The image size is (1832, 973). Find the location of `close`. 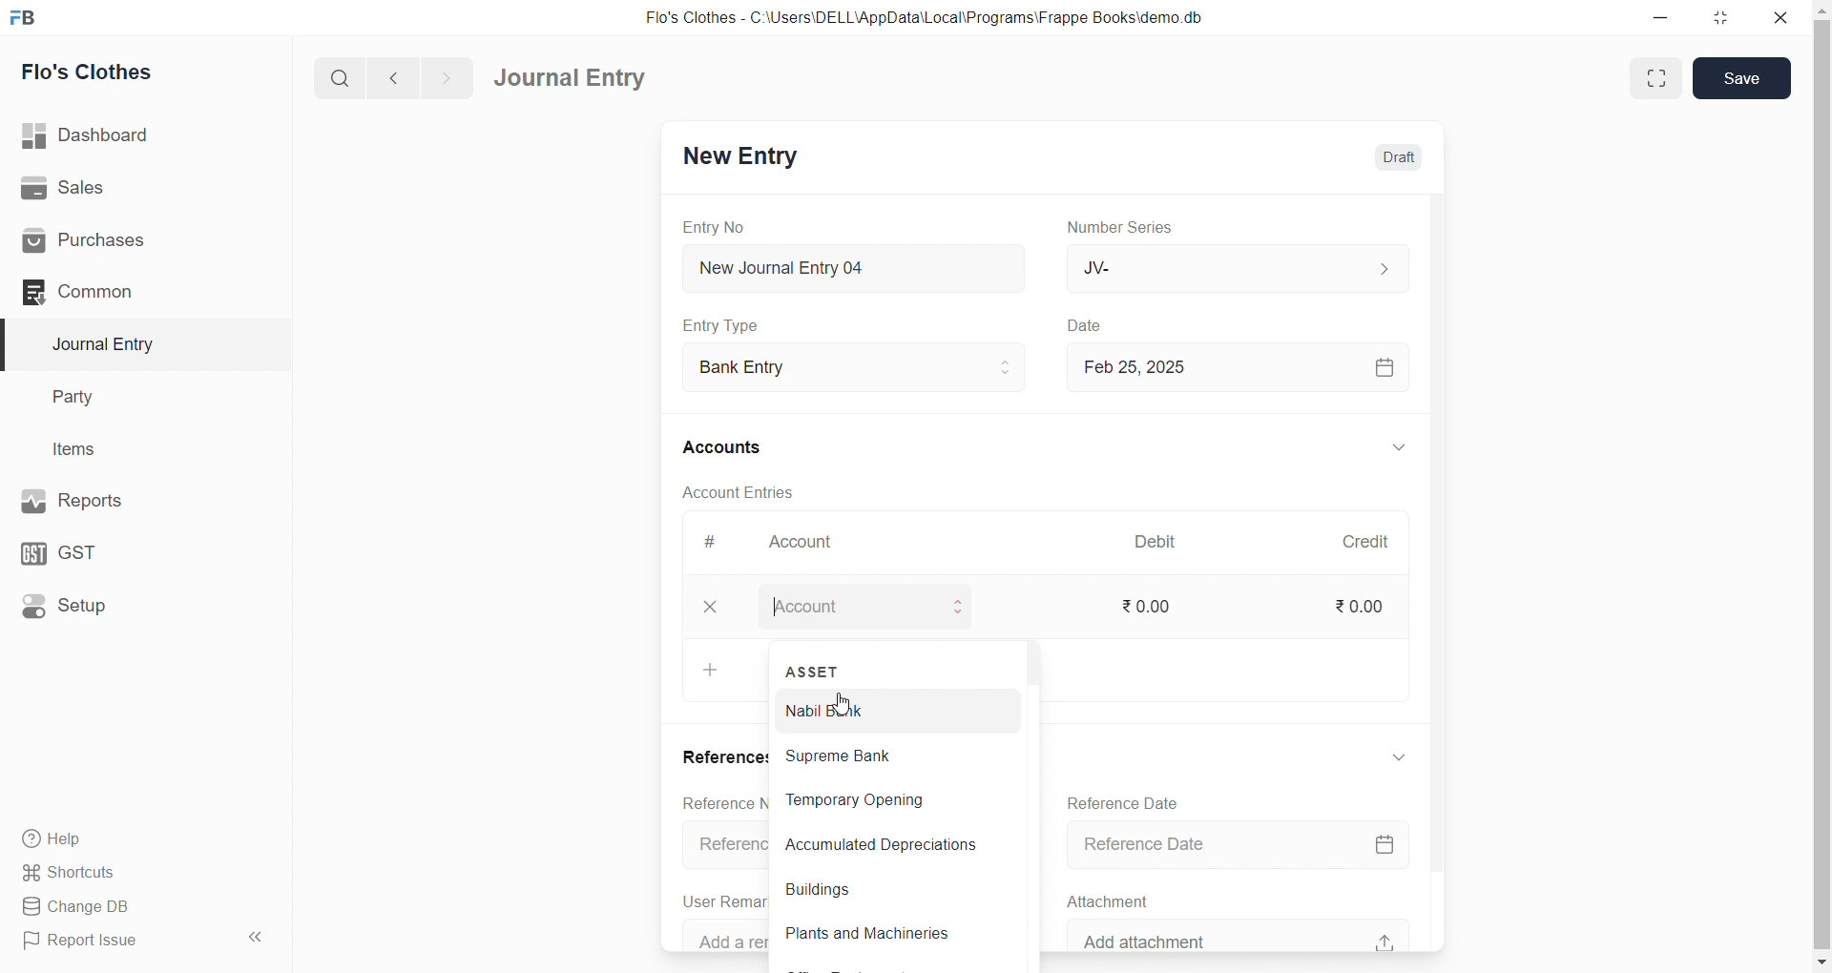

close is located at coordinates (1785, 17).